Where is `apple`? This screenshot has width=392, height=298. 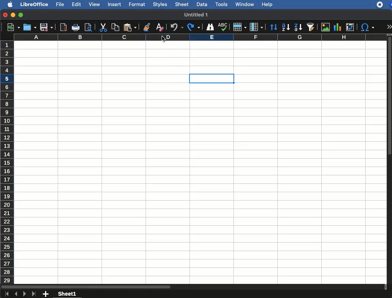
apple is located at coordinates (8, 5).